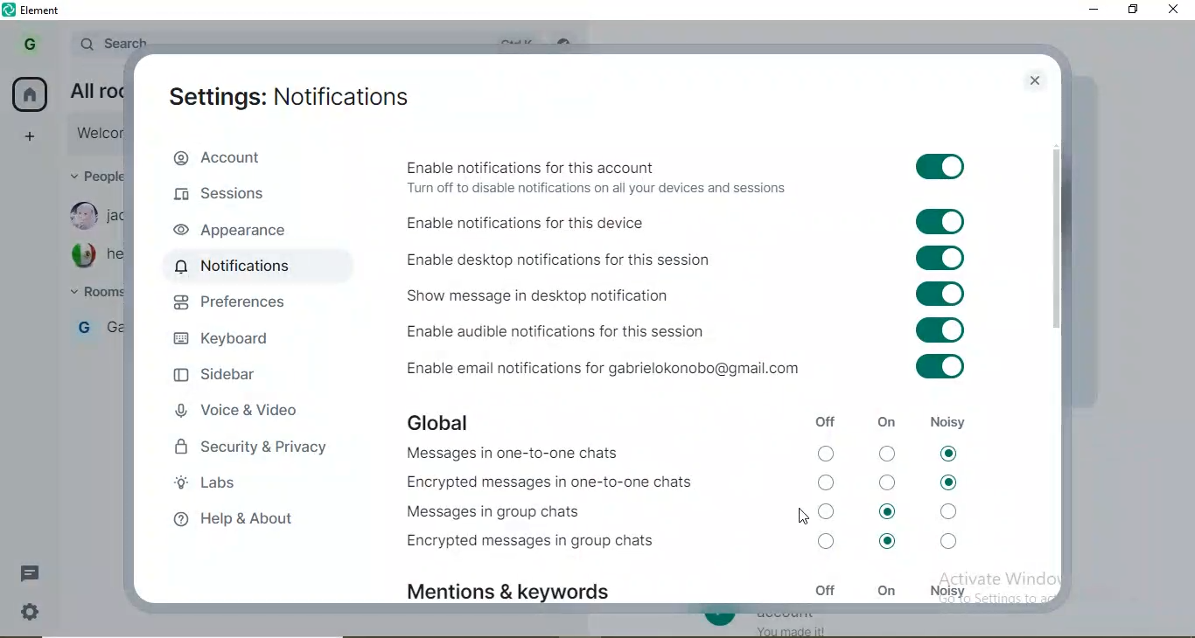 This screenshot has height=638, width=1195. Describe the element at coordinates (28, 94) in the screenshot. I see `home` at that location.